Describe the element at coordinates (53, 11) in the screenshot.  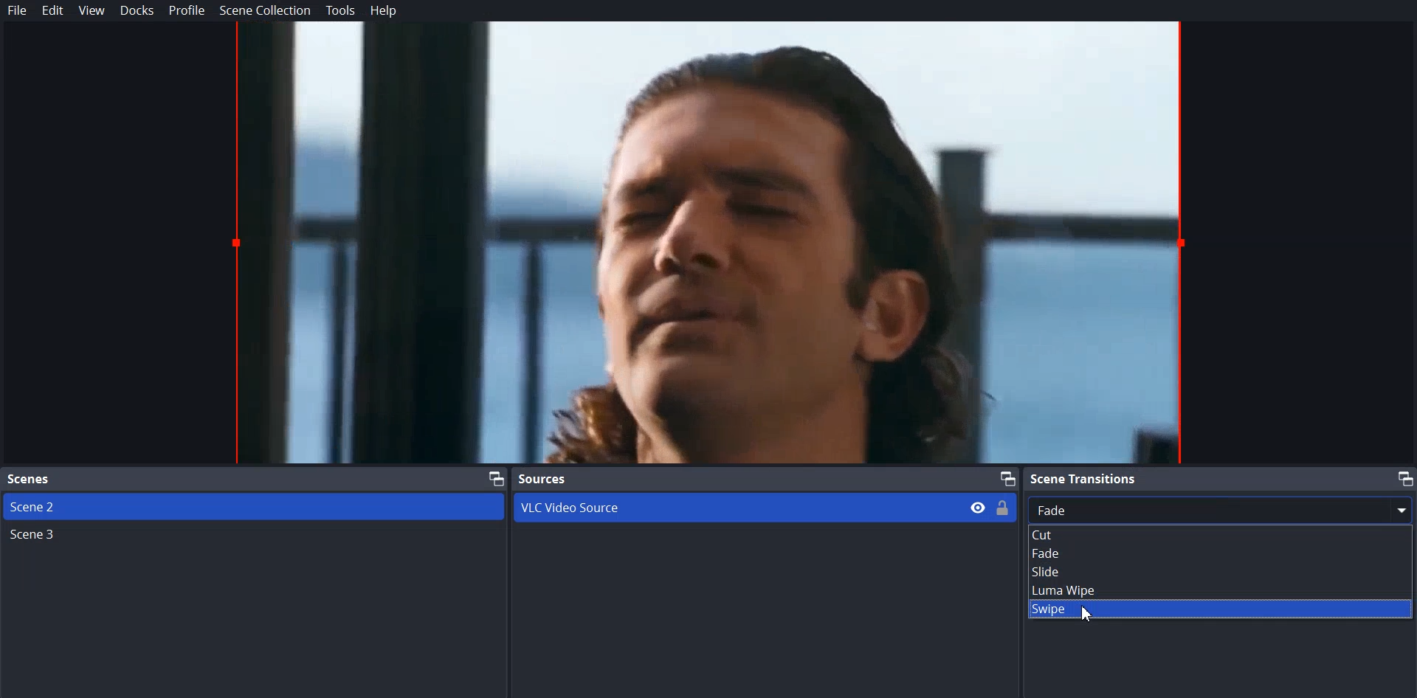
I see `Edit` at that location.